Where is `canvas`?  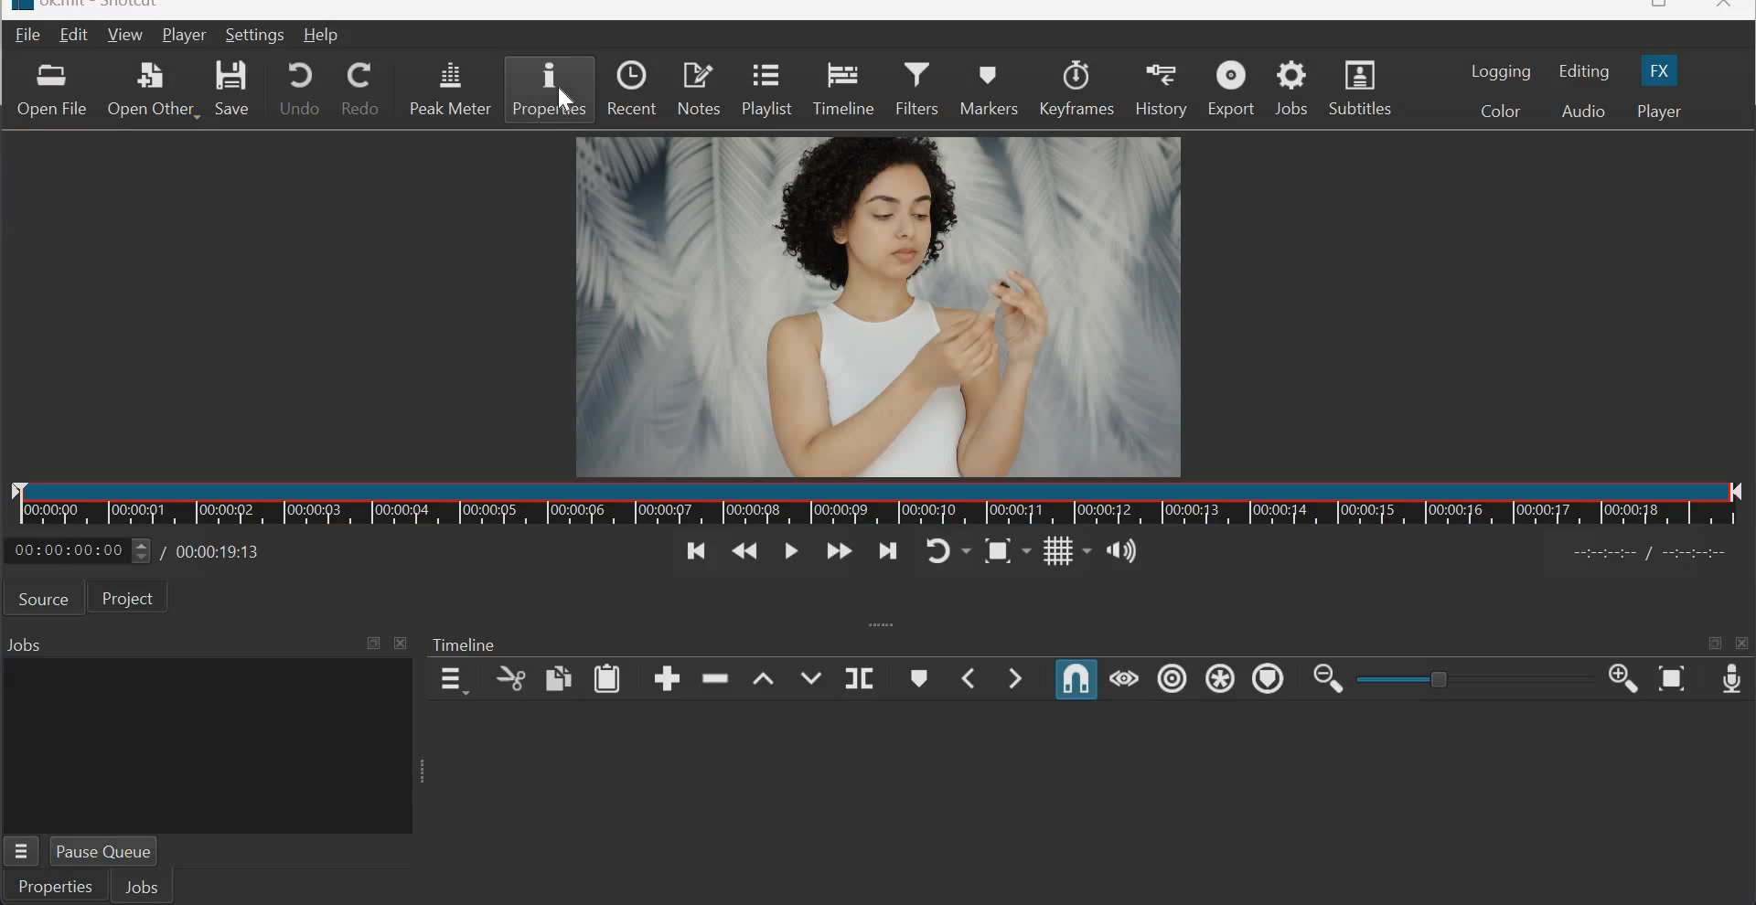 canvas is located at coordinates (883, 305).